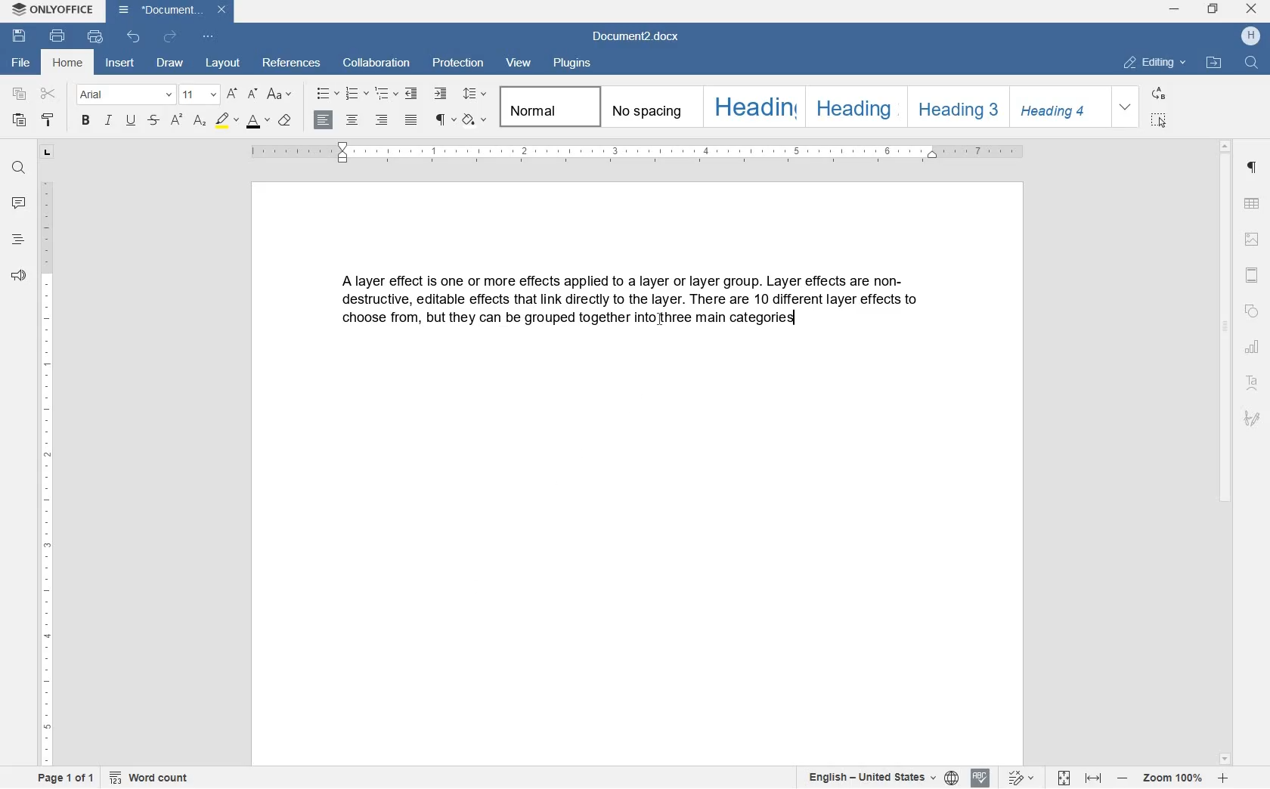 The image size is (1270, 789). Describe the element at coordinates (1255, 348) in the screenshot. I see `chart ` at that location.